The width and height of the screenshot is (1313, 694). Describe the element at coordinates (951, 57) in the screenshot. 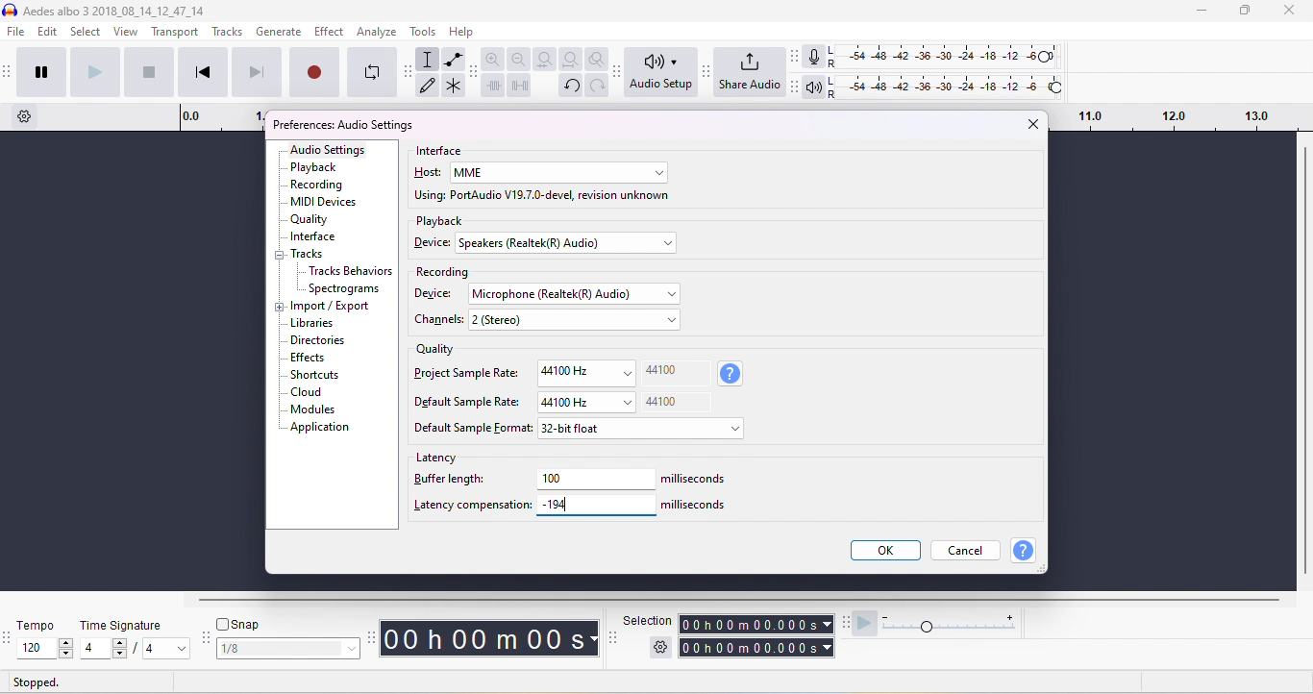

I see `recording level` at that location.